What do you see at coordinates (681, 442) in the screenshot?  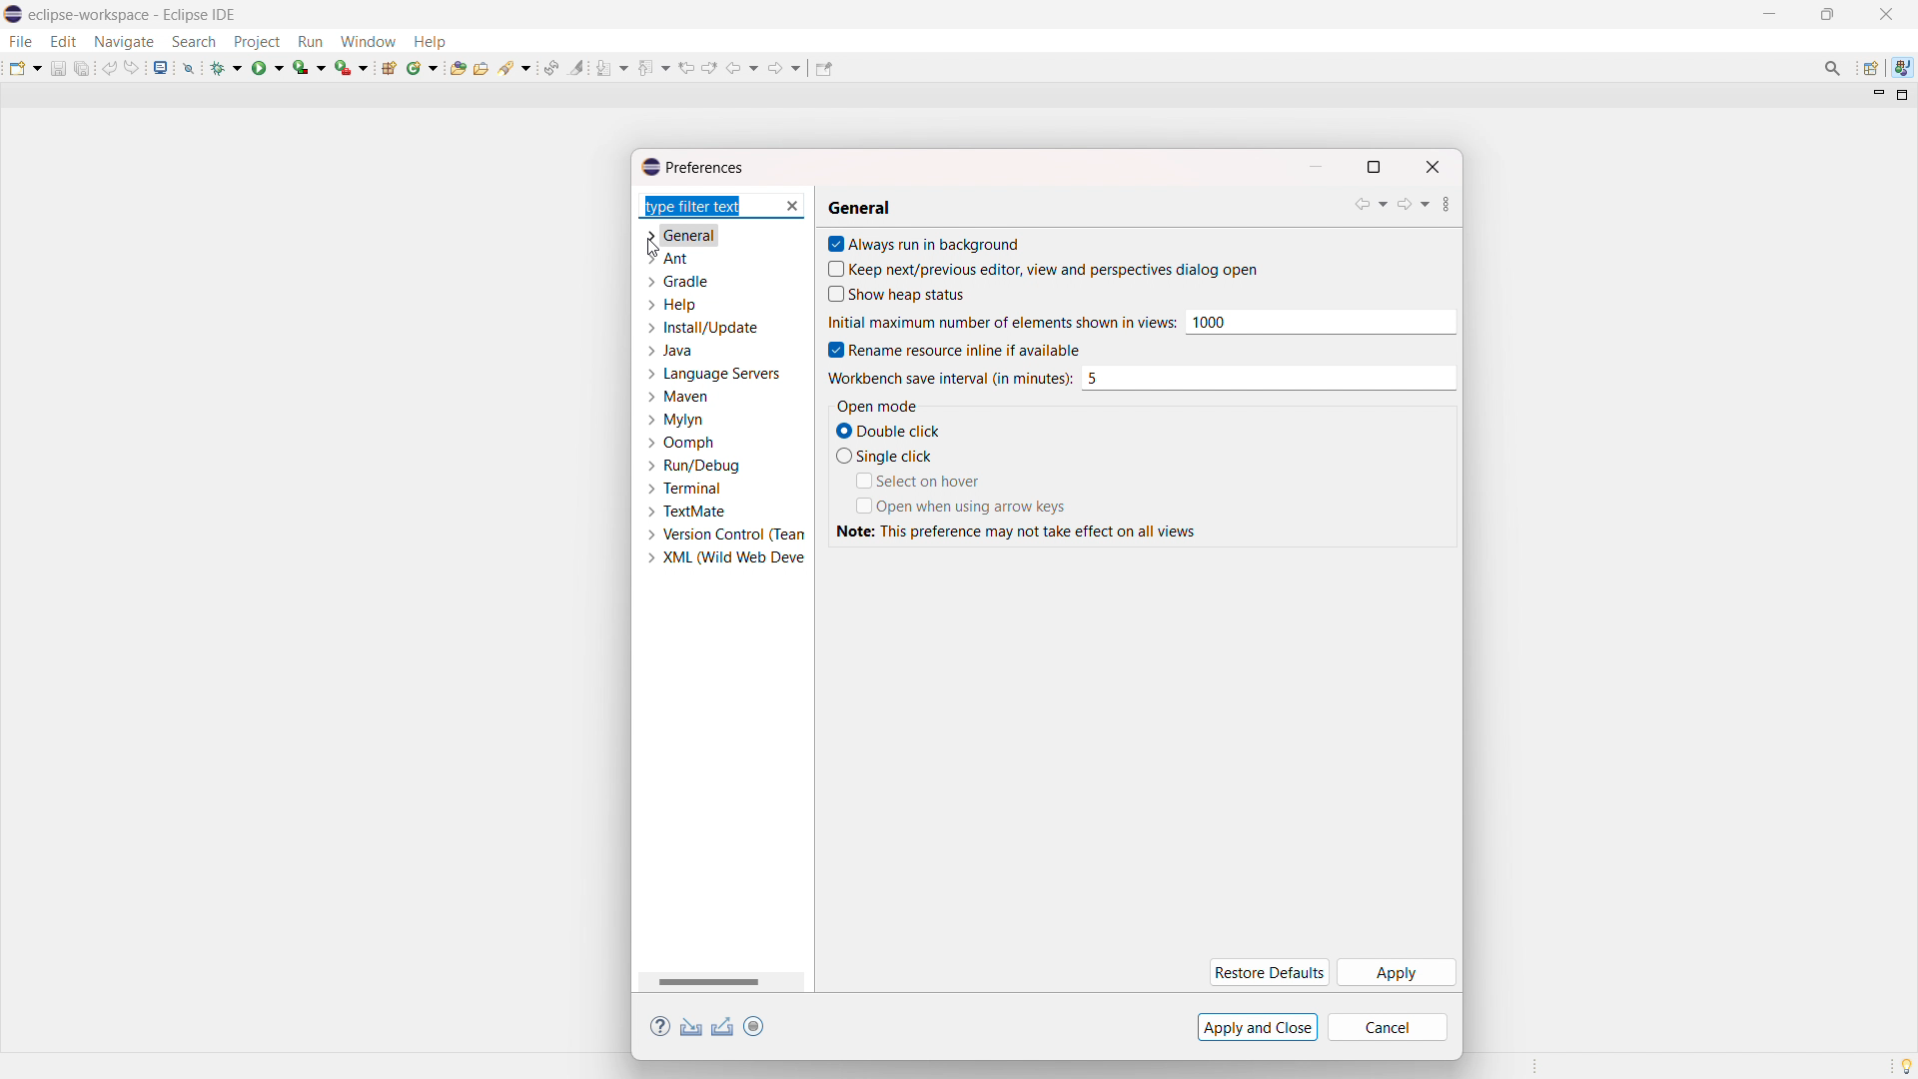 I see `oomph` at bounding box center [681, 442].